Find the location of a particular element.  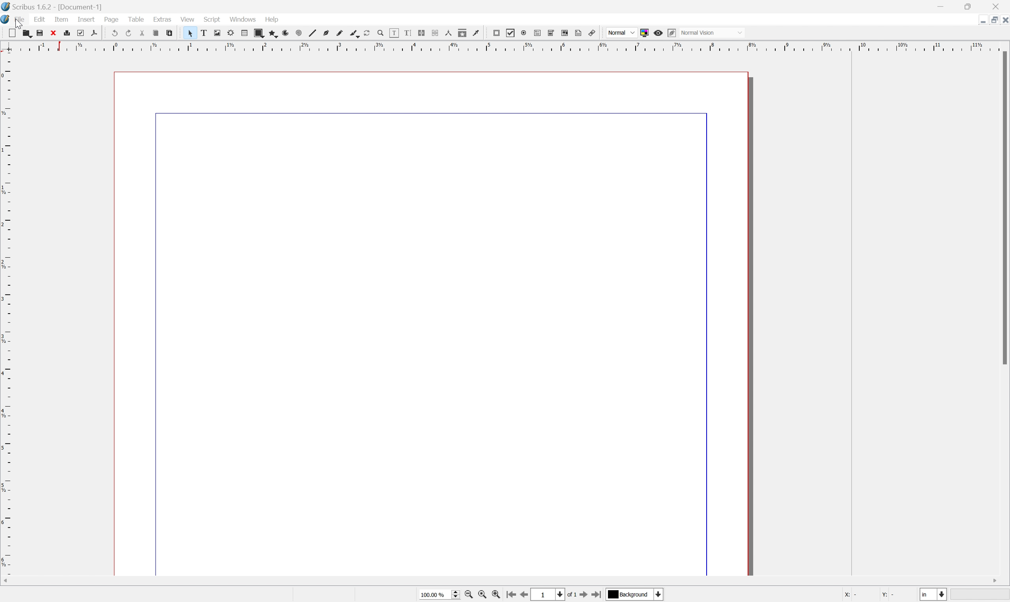

Print is located at coordinates (70, 33).